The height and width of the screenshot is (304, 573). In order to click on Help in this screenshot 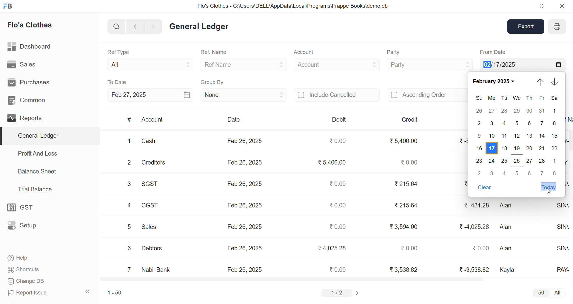, I will do `click(20, 259)`.